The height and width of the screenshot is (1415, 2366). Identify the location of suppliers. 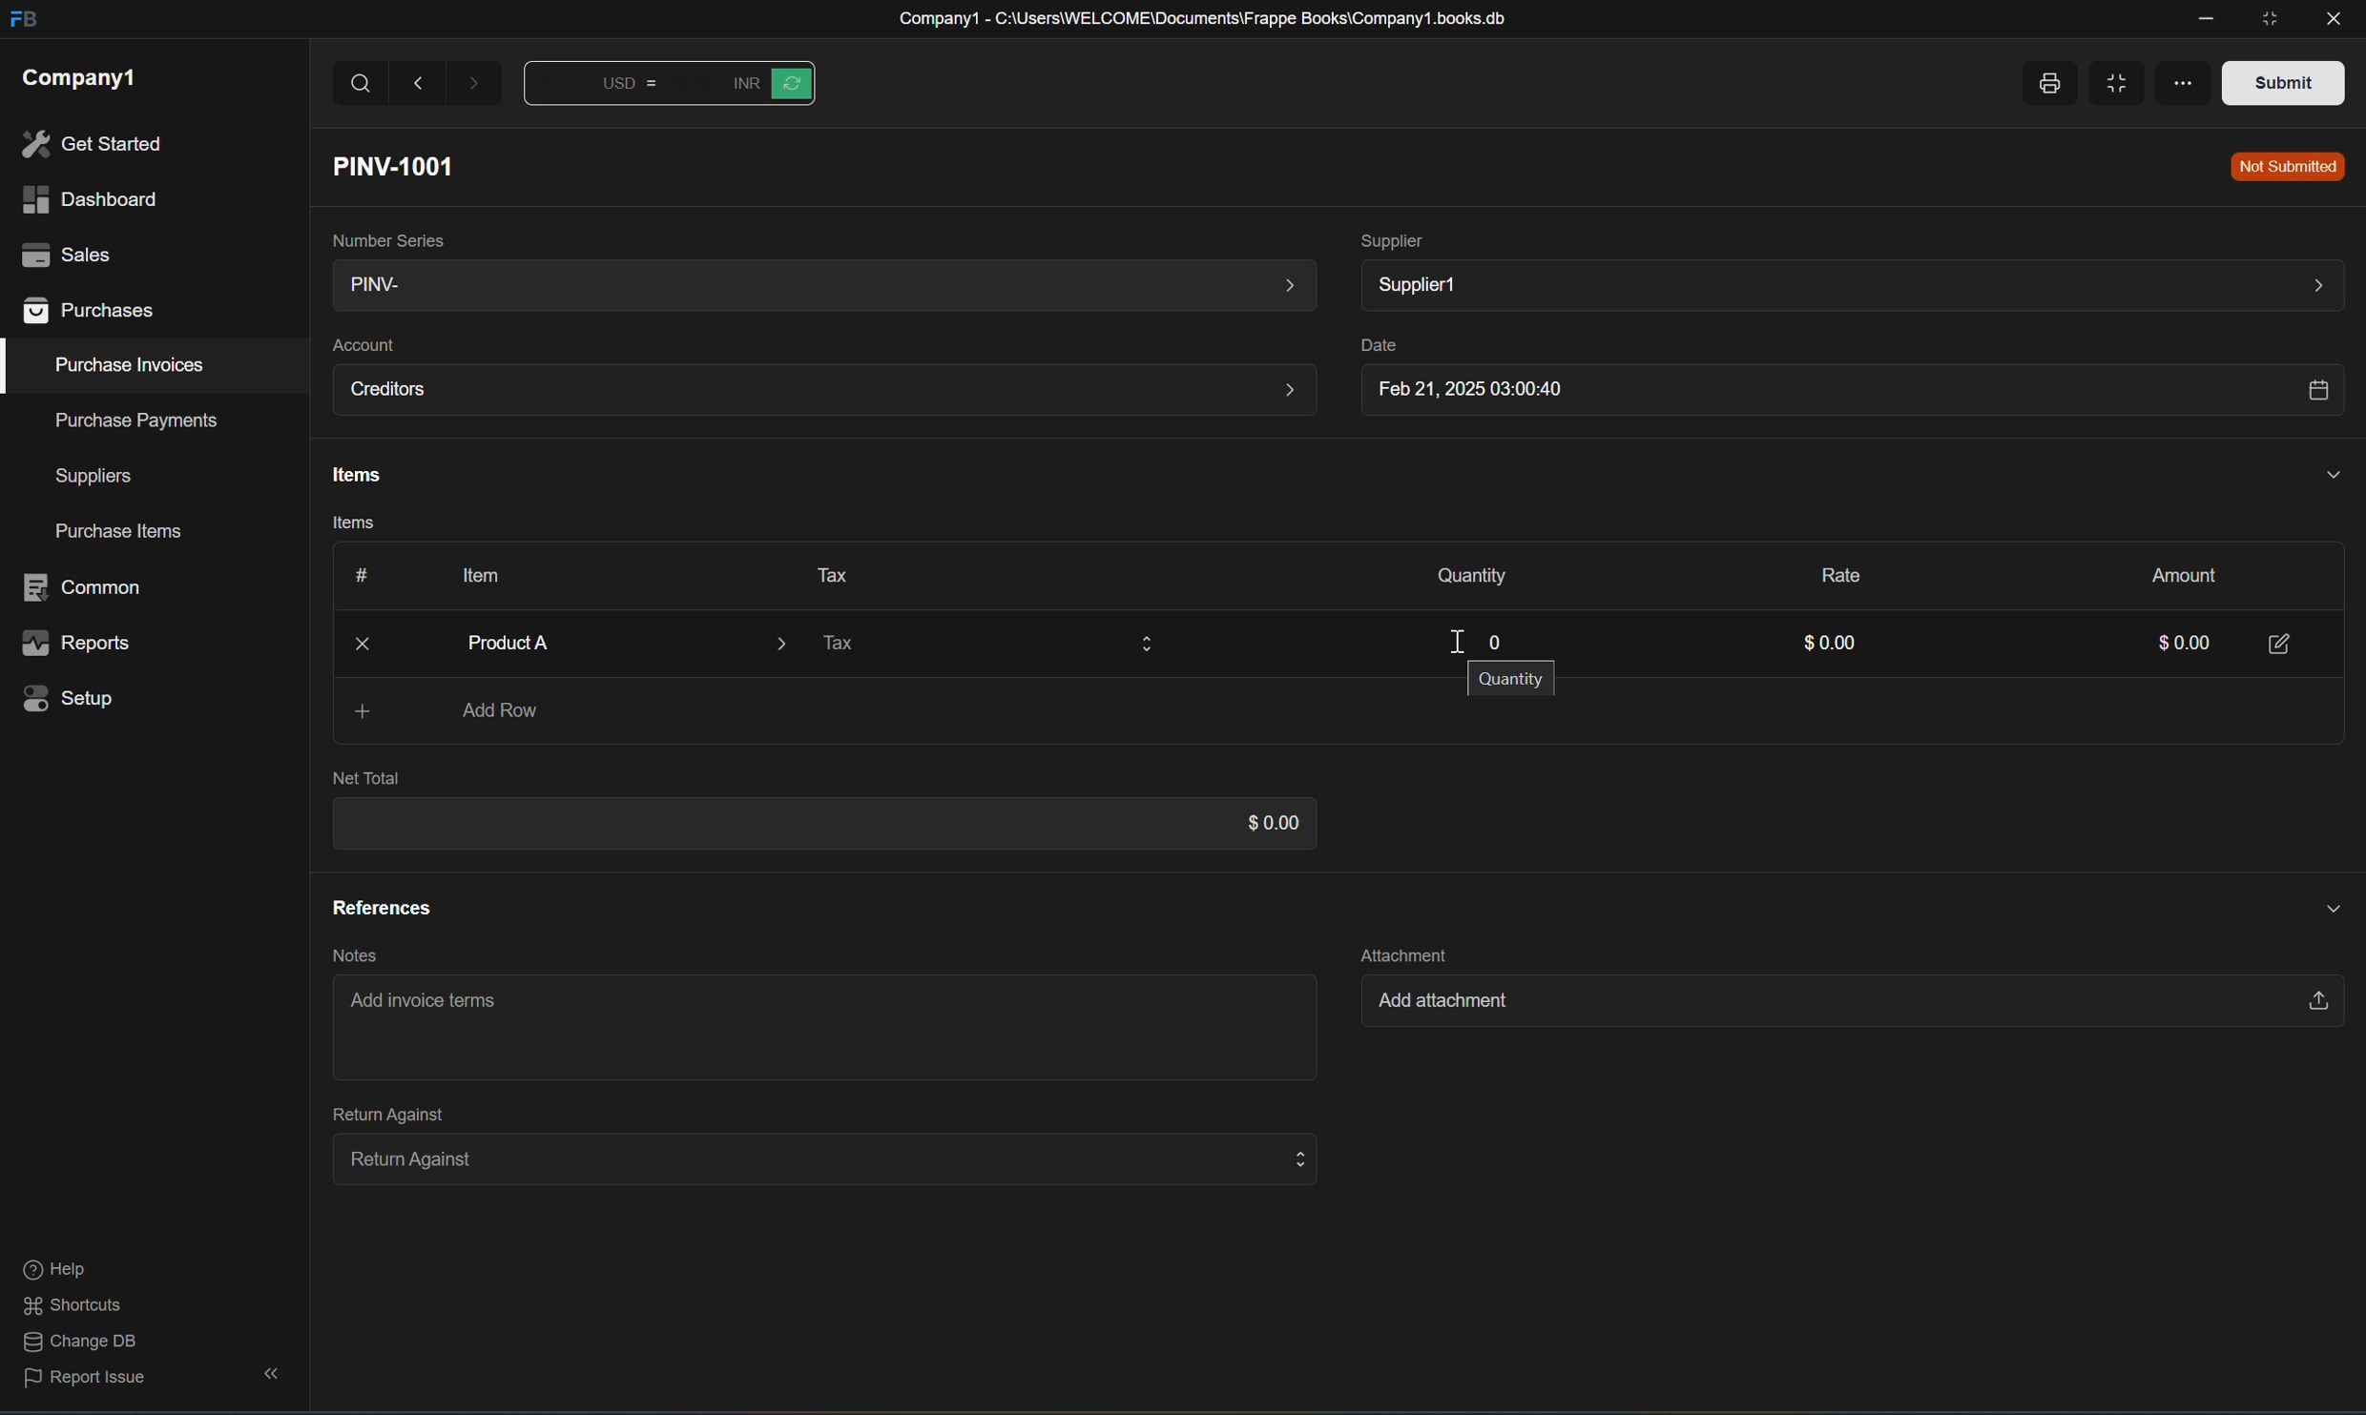
(93, 477).